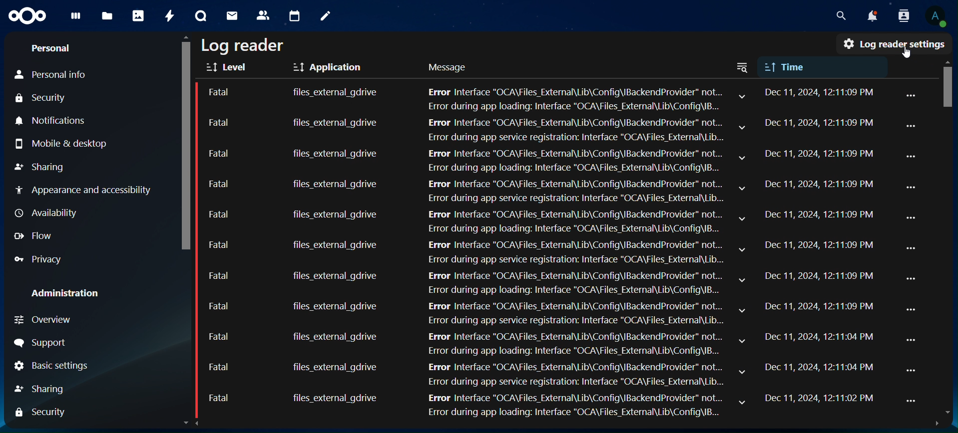 Image resolution: width=958 pixels, height=433 pixels. I want to click on information about log level, application, it's message and time details, so click(542, 190).